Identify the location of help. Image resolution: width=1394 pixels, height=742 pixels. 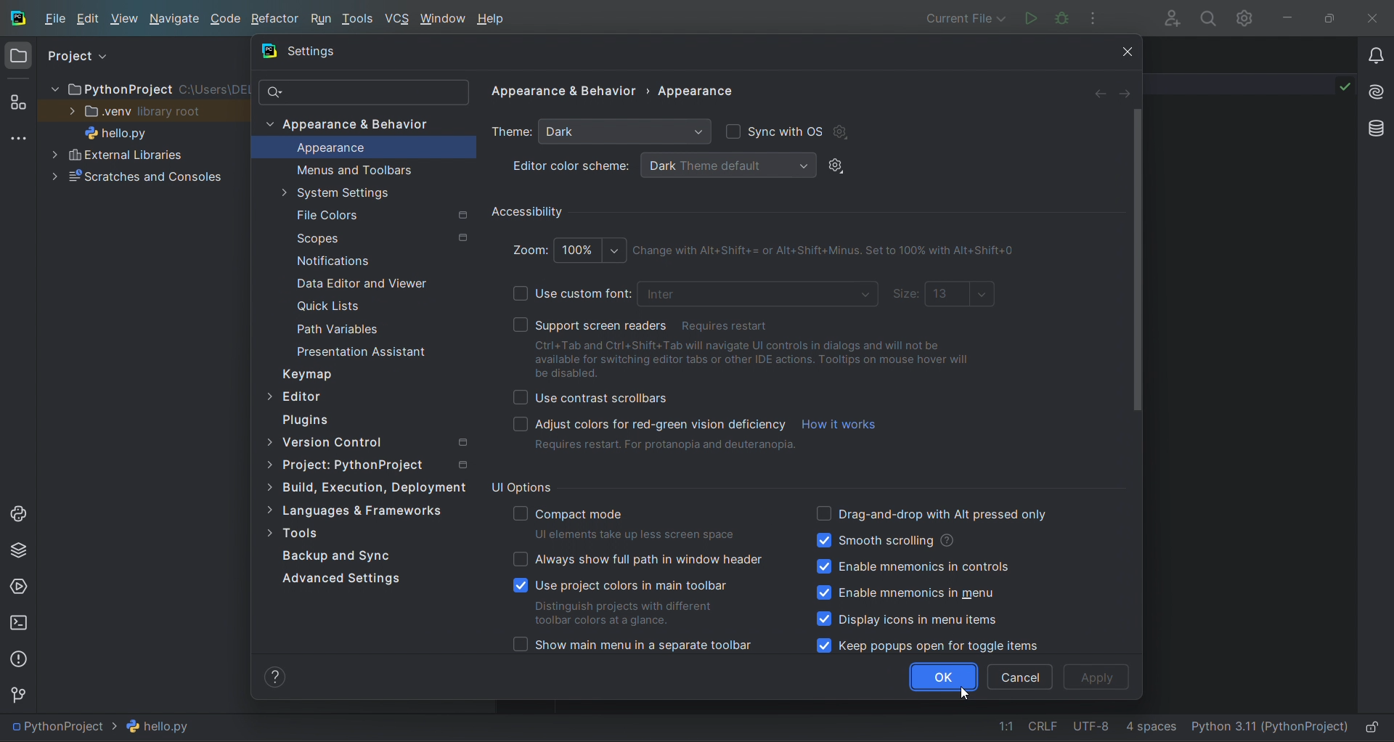
(493, 19).